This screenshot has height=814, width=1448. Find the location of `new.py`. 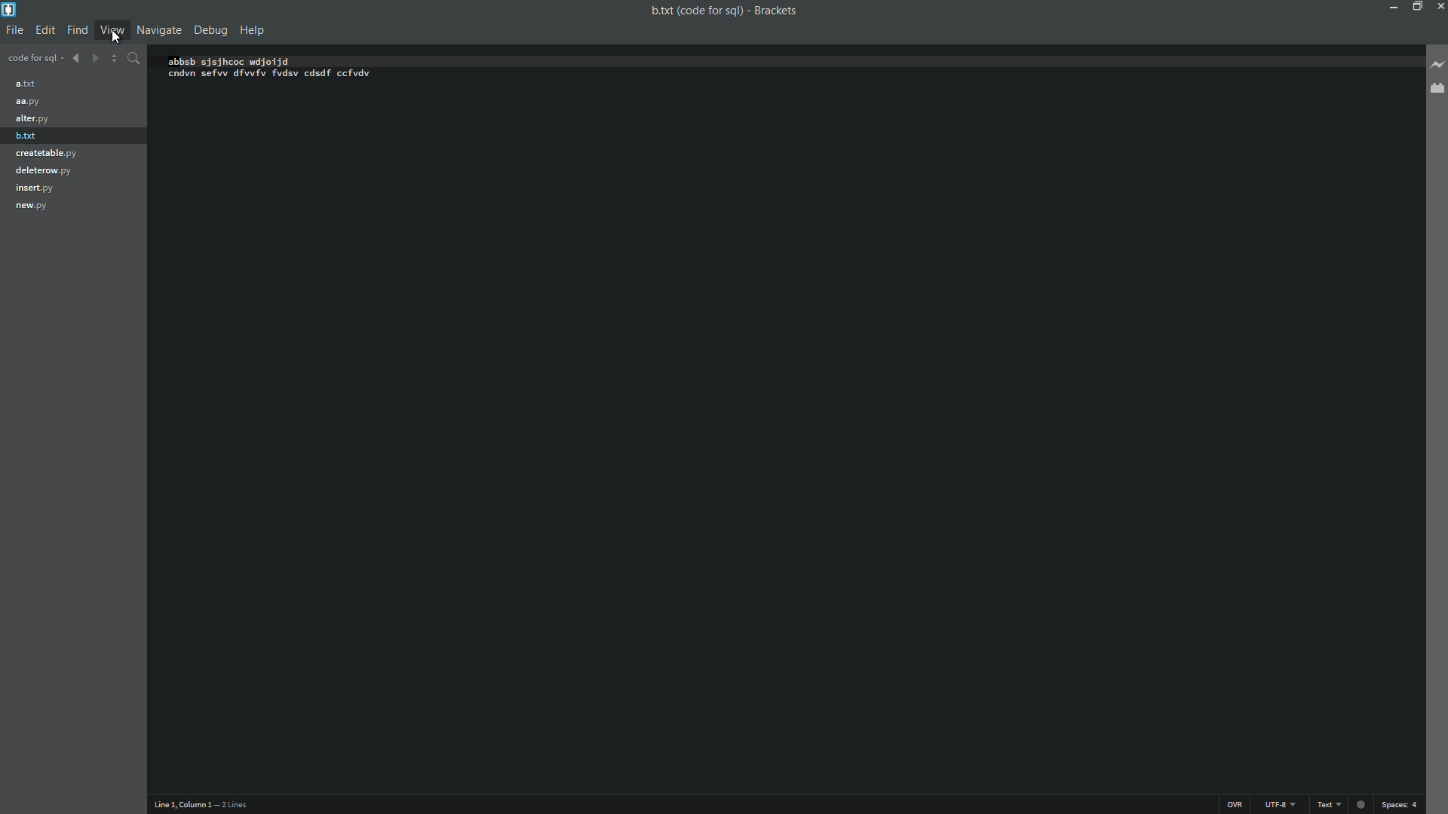

new.py is located at coordinates (31, 205).